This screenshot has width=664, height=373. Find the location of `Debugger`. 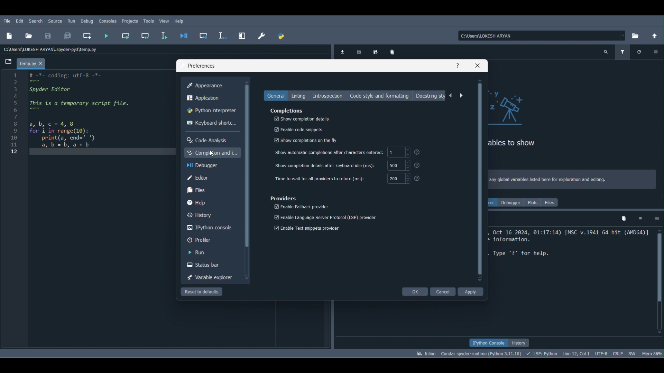

Debugger is located at coordinates (513, 202).